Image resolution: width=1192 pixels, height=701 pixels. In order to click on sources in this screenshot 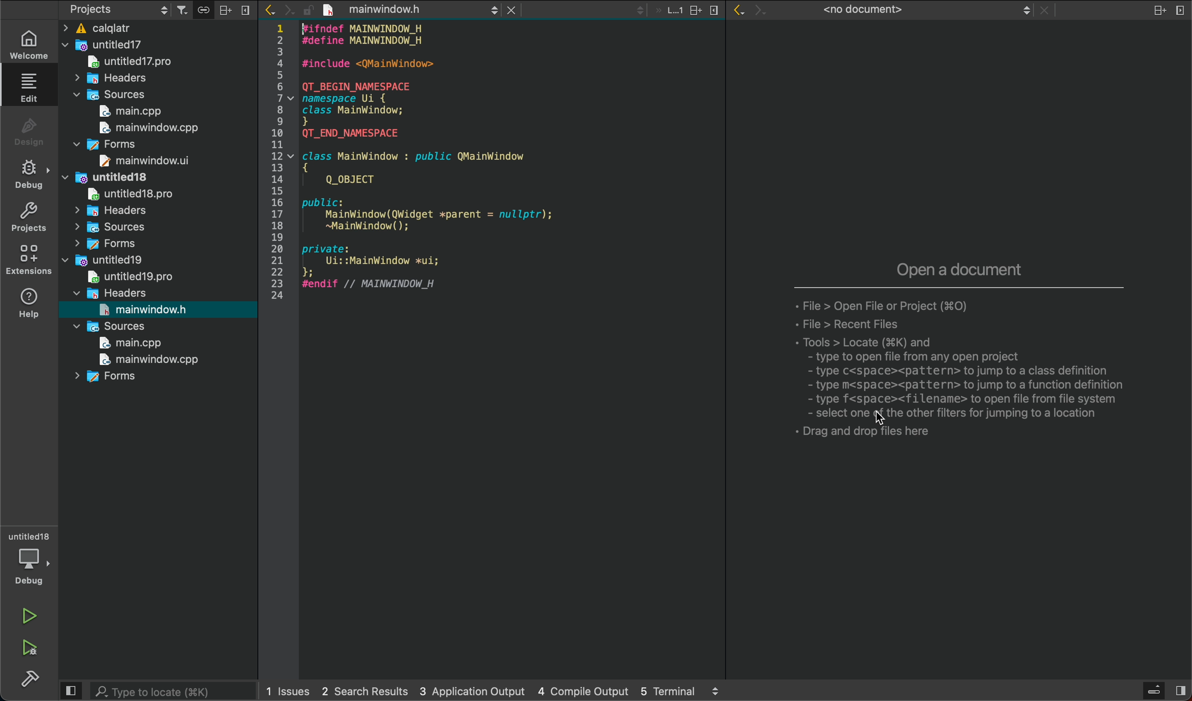, I will do `click(113, 325)`.